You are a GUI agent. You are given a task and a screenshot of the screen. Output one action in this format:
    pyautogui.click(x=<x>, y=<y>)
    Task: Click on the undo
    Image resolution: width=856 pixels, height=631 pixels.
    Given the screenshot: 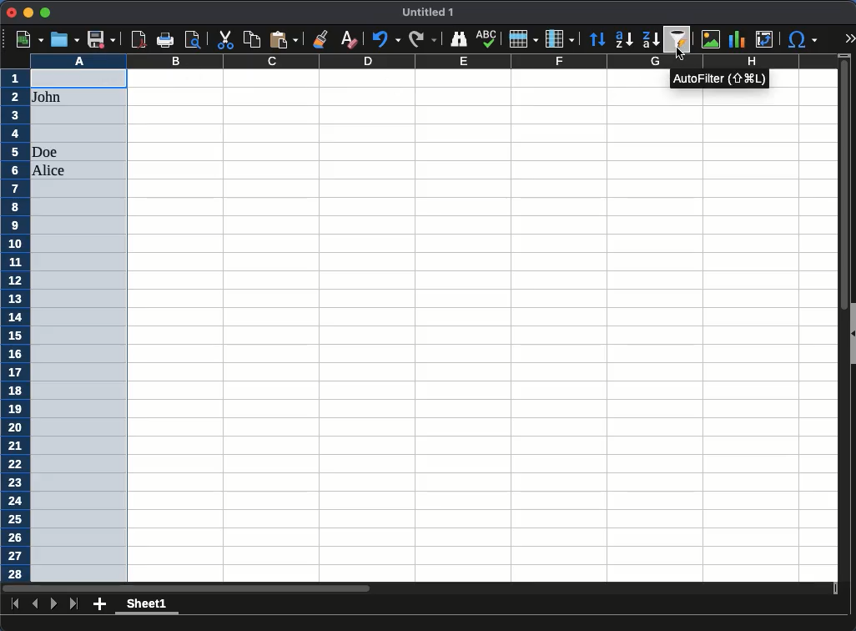 What is the action you would take?
    pyautogui.click(x=385, y=40)
    